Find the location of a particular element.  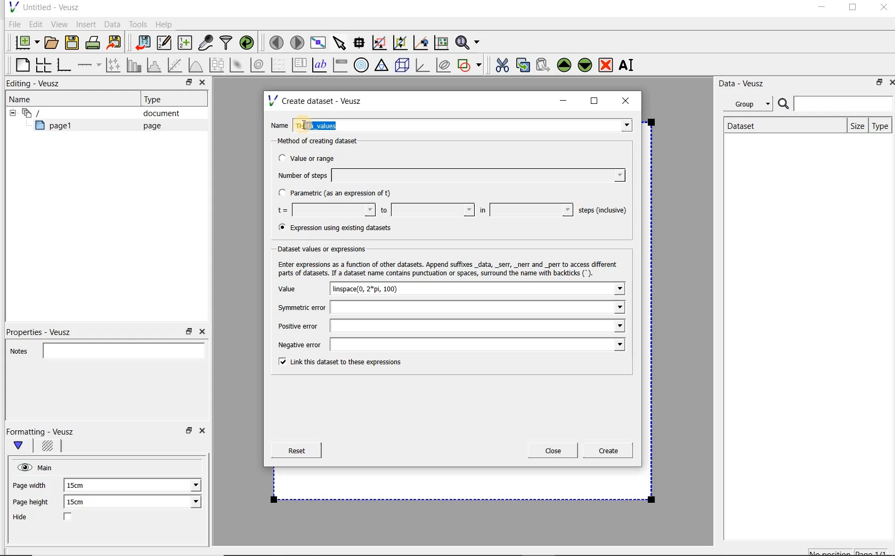

page1 is located at coordinates (58, 127).